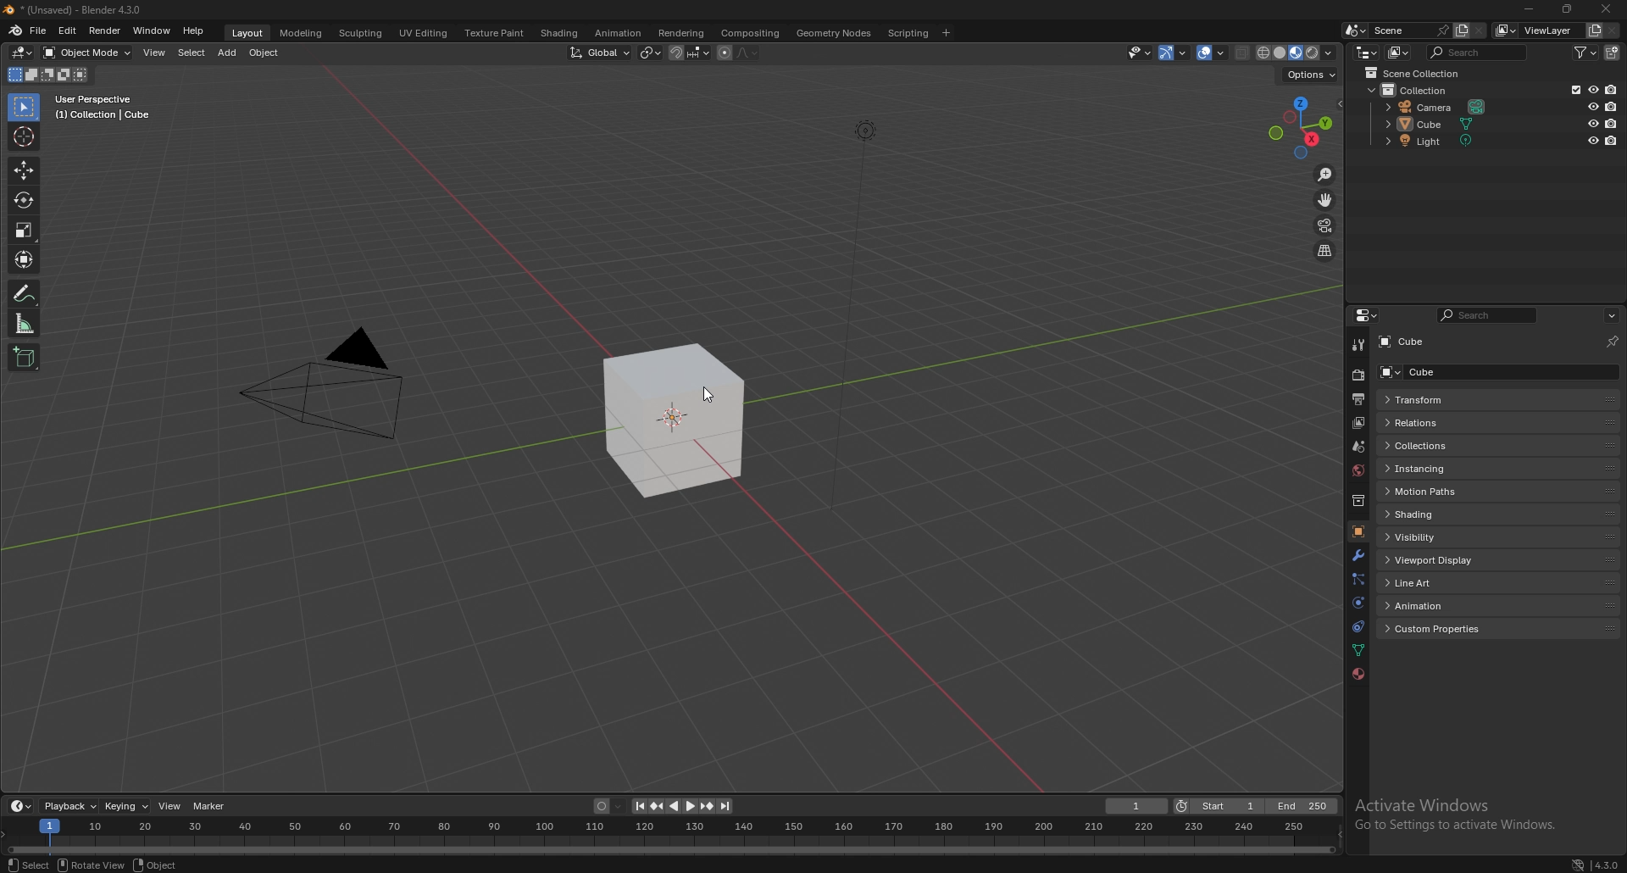 This screenshot has width=1627, height=873. Describe the element at coordinates (1612, 89) in the screenshot. I see `disable in renders` at that location.